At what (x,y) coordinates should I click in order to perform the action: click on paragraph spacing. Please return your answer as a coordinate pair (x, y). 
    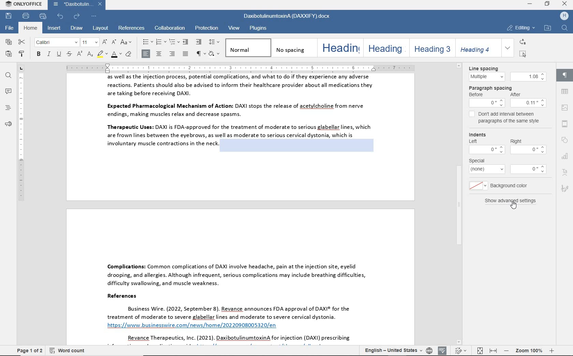
    Looking at the image, I should click on (508, 96).